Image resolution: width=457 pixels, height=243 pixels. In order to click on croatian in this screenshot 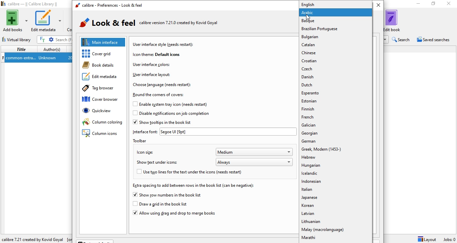, I will do `click(337, 61)`.